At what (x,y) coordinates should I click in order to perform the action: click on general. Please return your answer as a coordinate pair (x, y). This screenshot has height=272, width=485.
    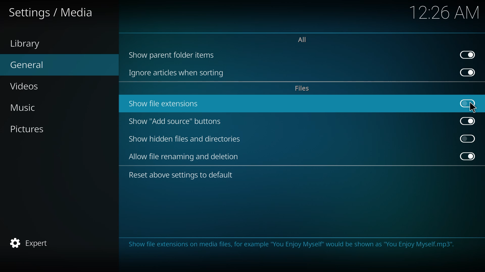
    Looking at the image, I should click on (28, 64).